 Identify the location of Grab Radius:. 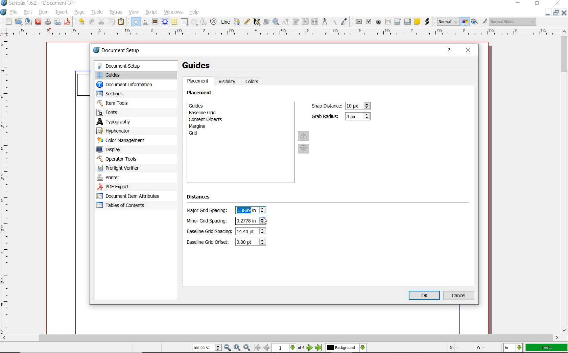
(326, 116).